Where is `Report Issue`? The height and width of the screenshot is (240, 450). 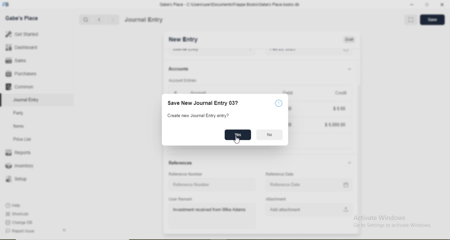
Report Issue is located at coordinates (20, 231).